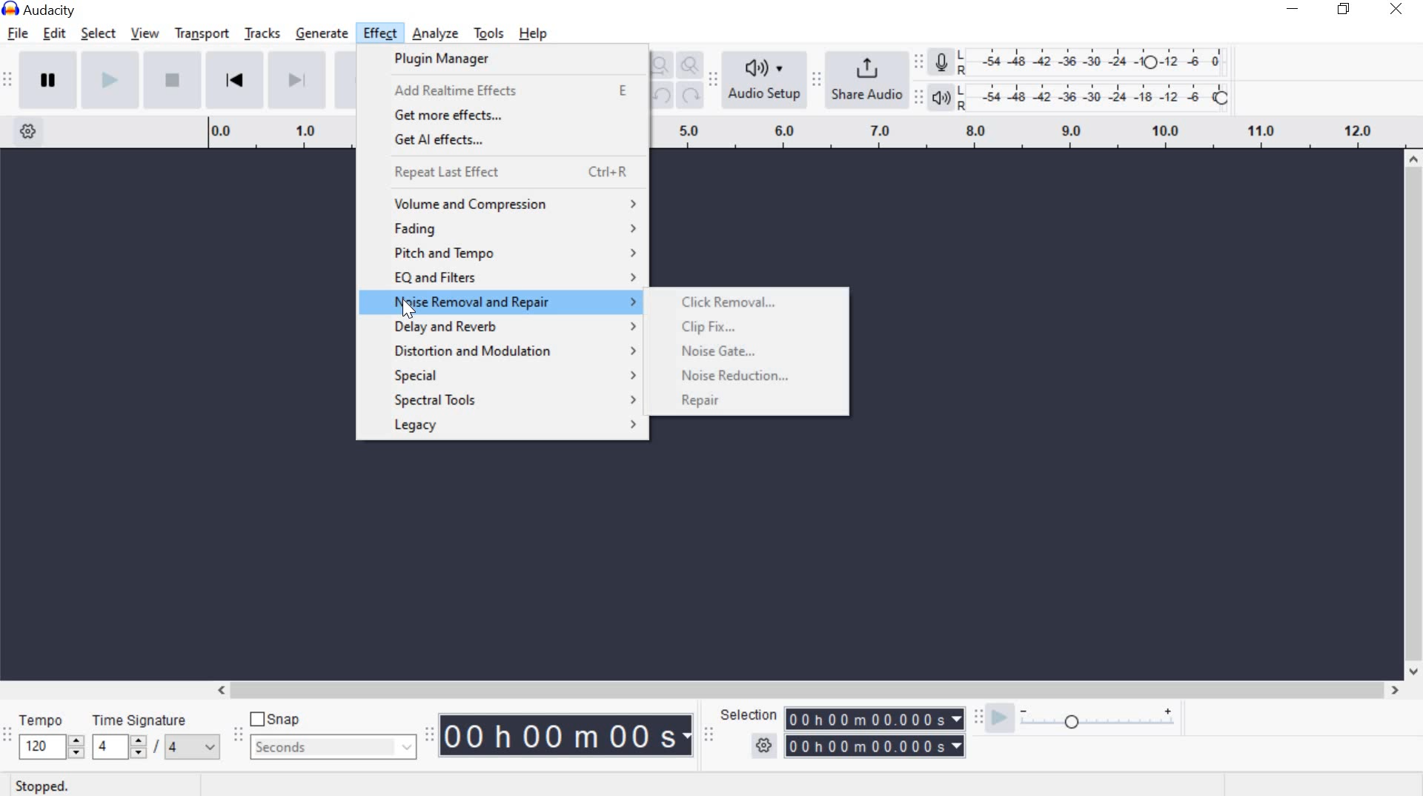  I want to click on seconds, so click(336, 748).